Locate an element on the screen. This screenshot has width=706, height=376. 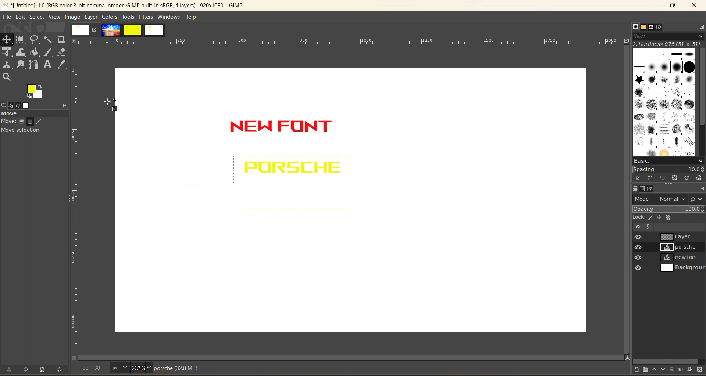
frame is located at coordinates (21, 40).